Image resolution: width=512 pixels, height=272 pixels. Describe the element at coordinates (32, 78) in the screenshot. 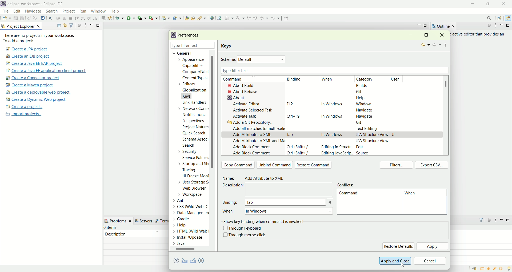

I see `create a connector project` at that location.